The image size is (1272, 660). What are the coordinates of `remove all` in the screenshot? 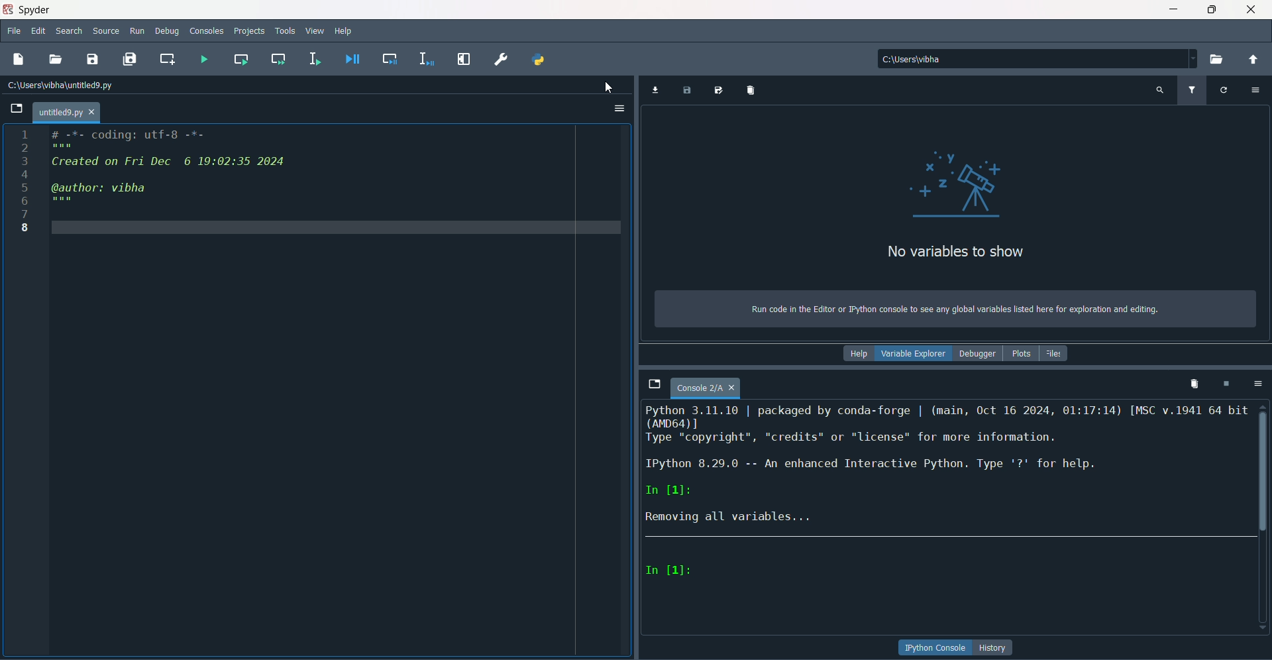 It's located at (1192, 383).